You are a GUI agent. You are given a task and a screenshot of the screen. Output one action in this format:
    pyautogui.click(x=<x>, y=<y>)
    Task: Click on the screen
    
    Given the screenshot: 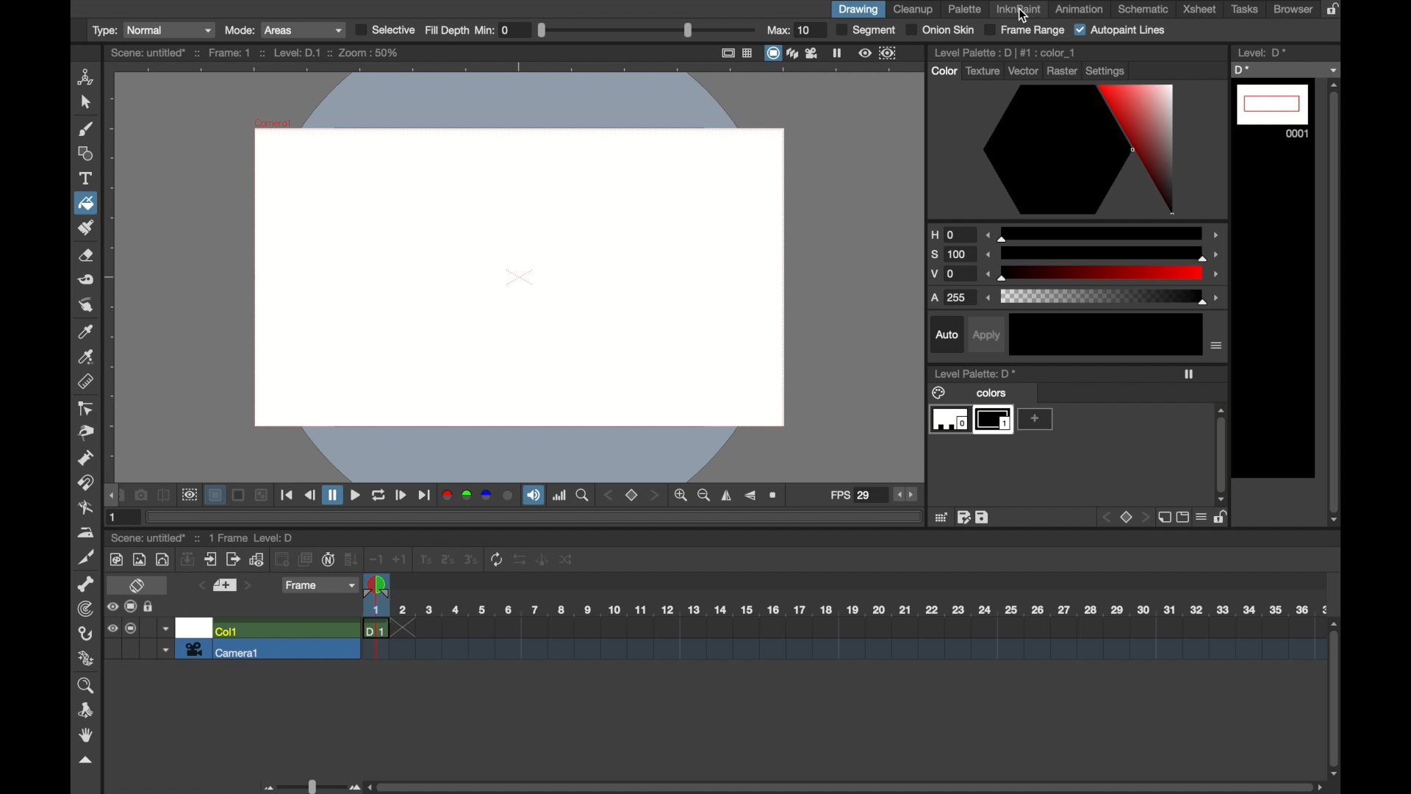 What is the action you would take?
    pyautogui.click(x=131, y=607)
    